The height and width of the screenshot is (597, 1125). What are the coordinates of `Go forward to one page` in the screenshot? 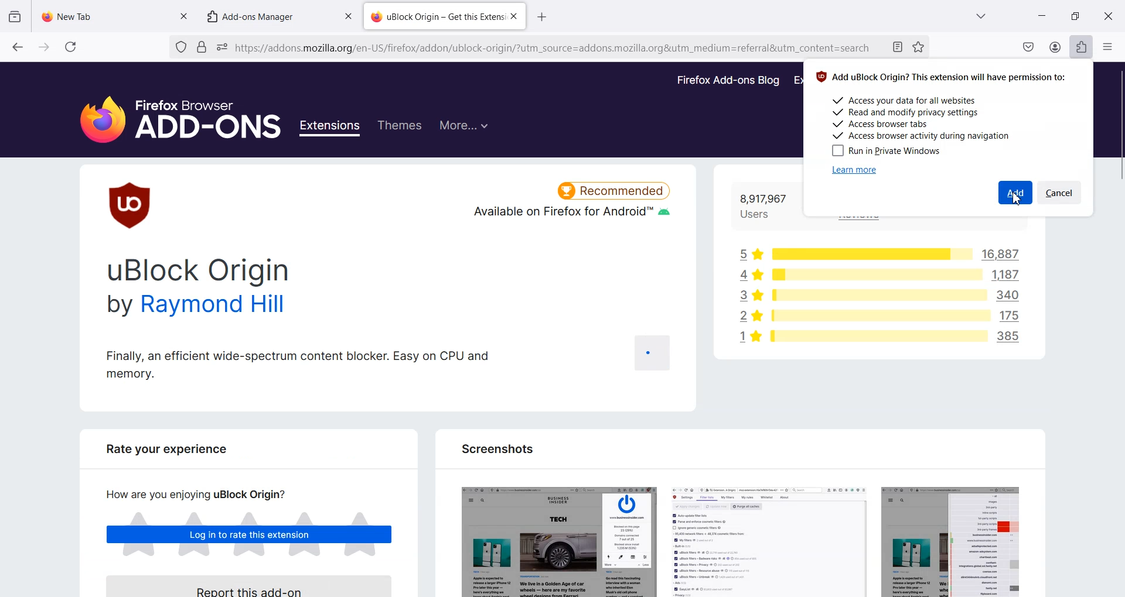 It's located at (43, 46).